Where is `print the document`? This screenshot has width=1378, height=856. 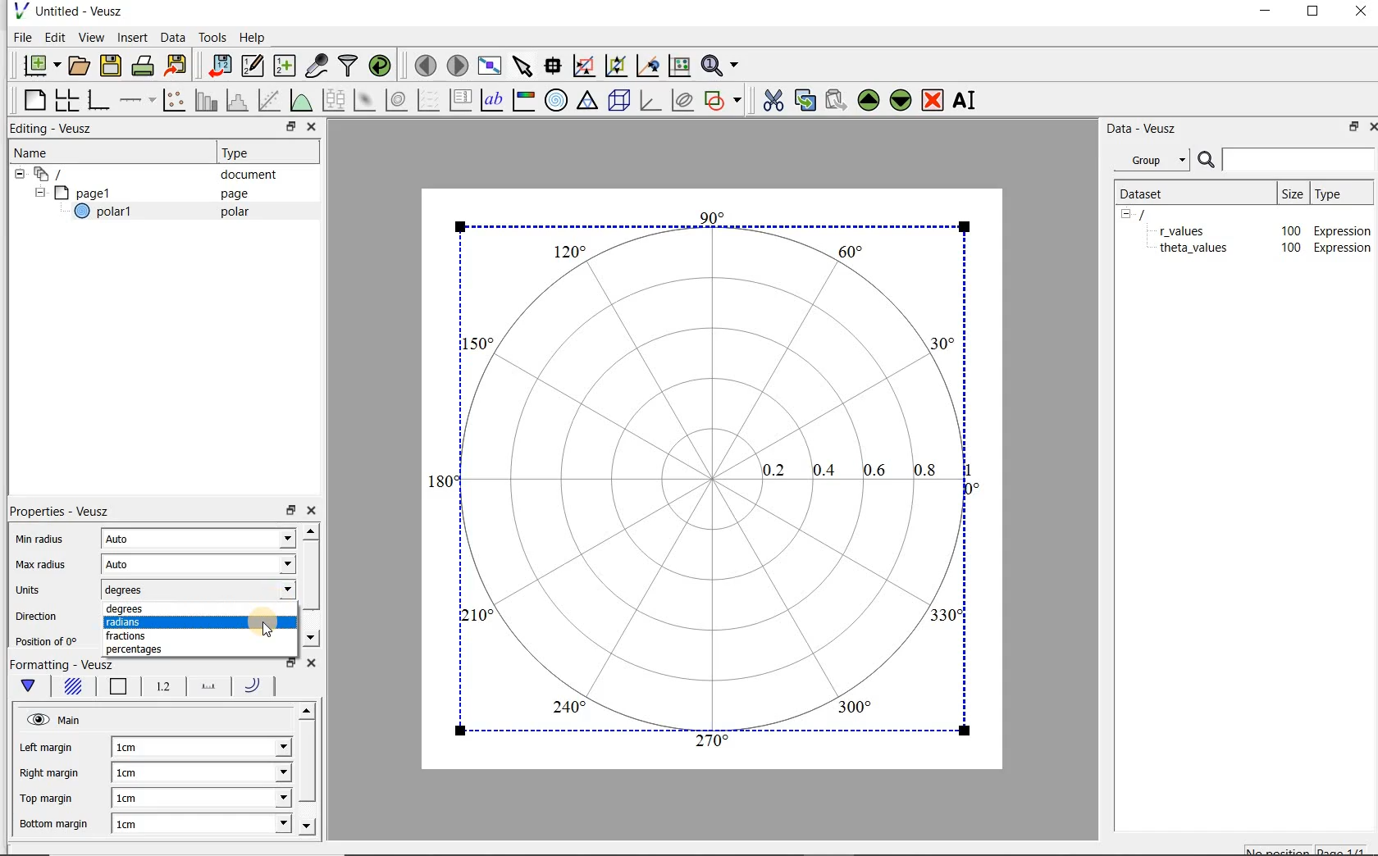
print the document is located at coordinates (146, 65).